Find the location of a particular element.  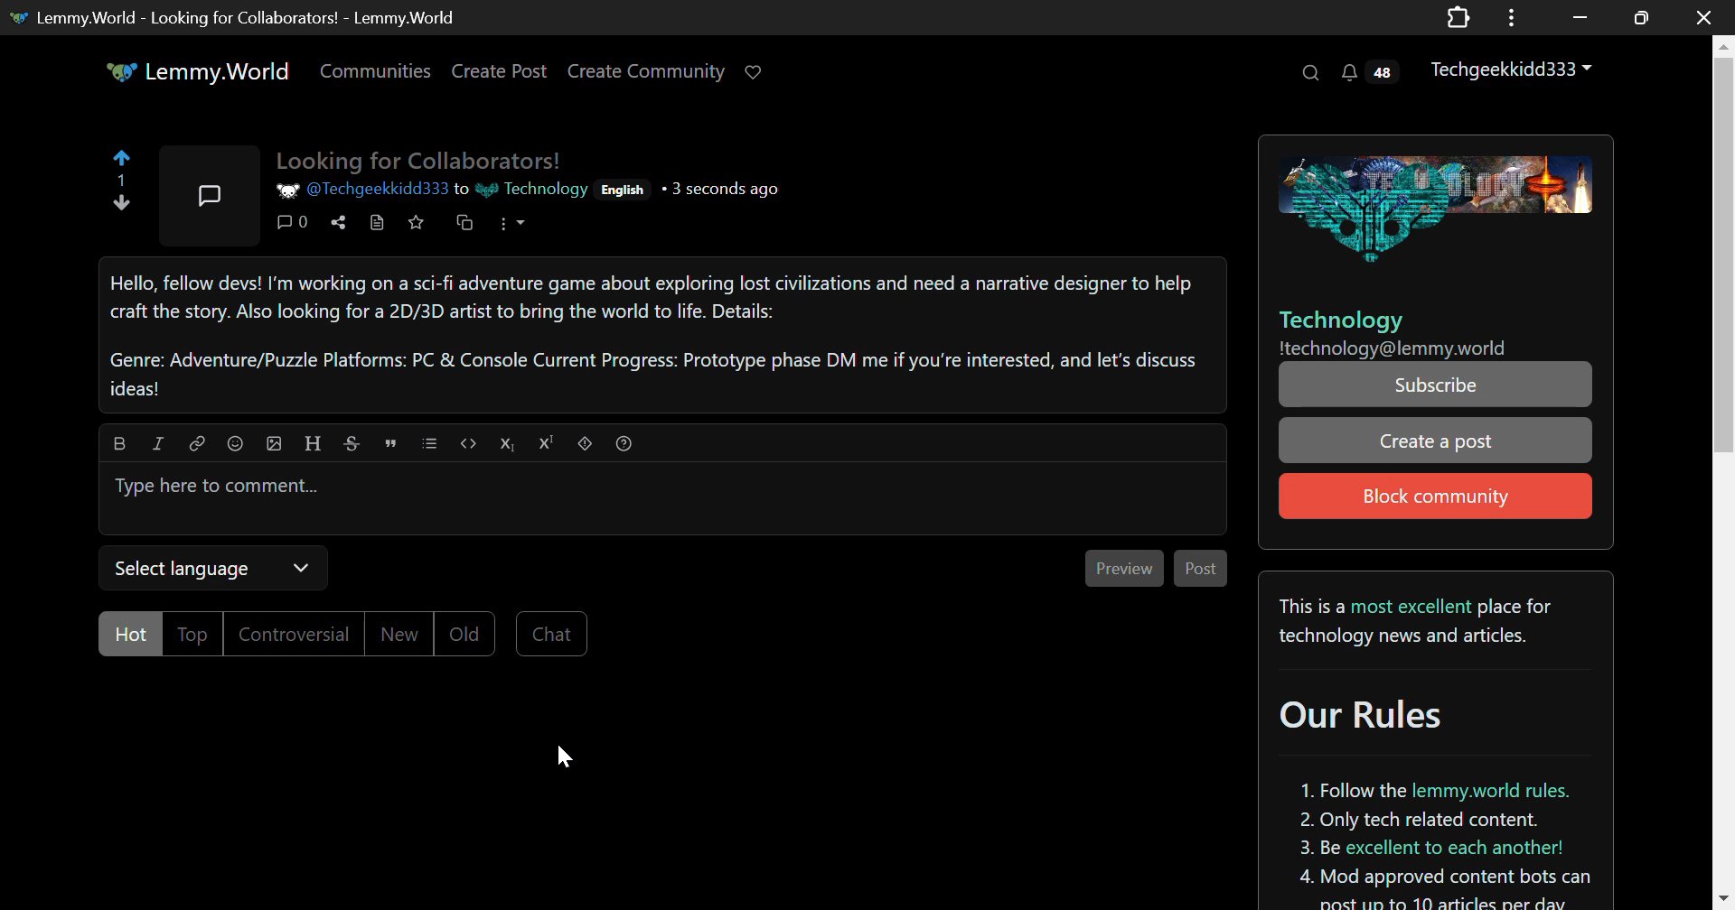

Create Post is located at coordinates (502, 71).